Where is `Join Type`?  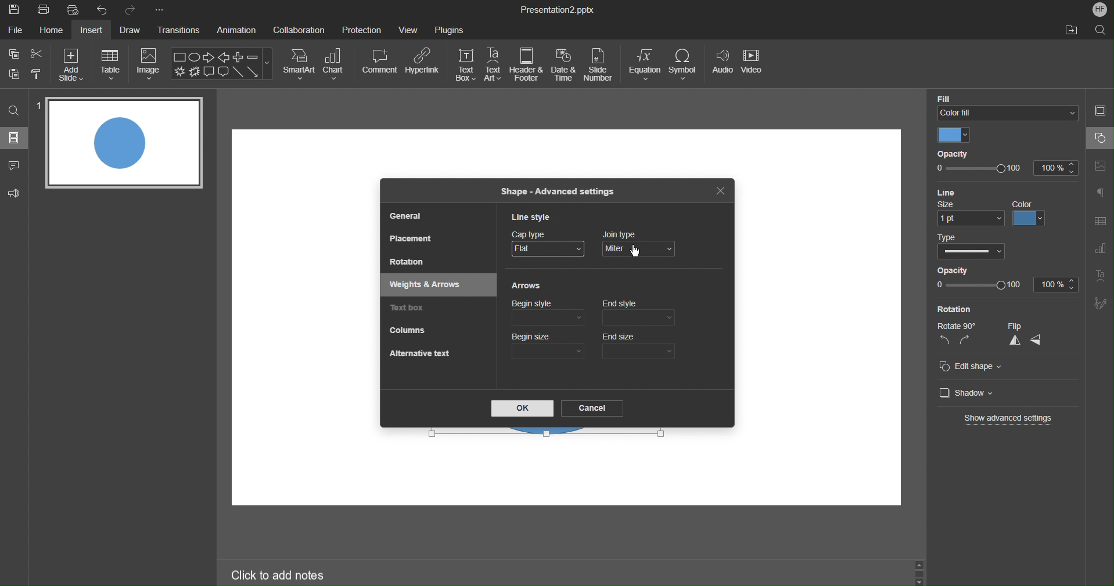
Join Type is located at coordinates (645, 246).